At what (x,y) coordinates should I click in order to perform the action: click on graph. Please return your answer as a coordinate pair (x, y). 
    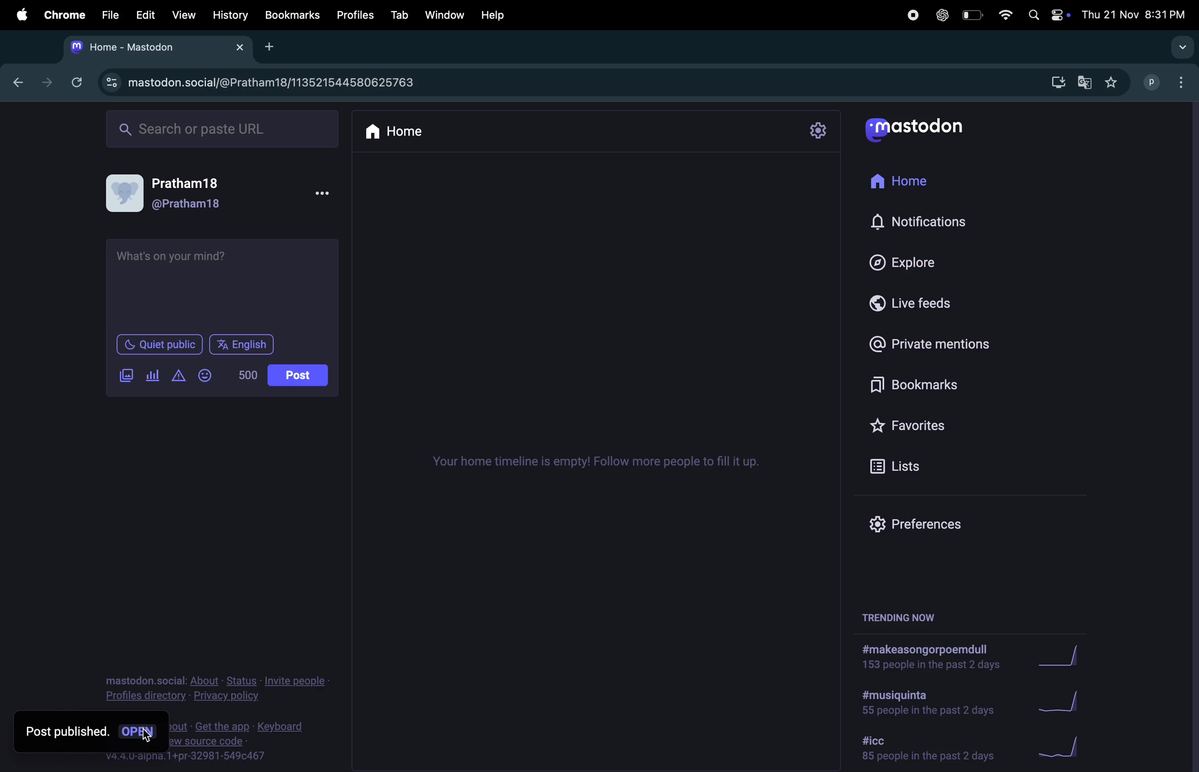
    Looking at the image, I should click on (1058, 749).